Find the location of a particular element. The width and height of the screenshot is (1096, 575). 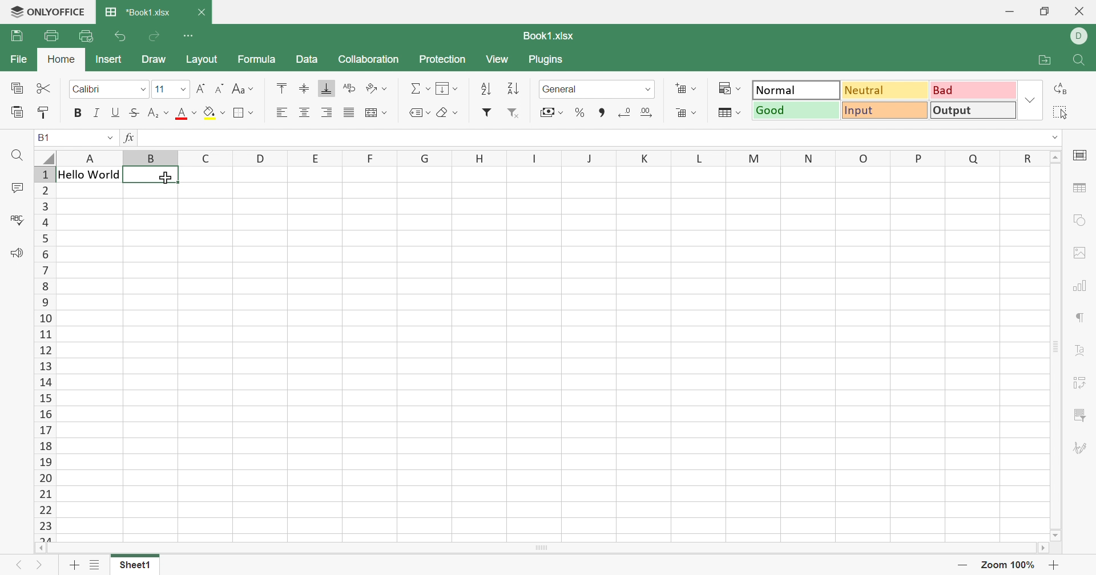

Copy style is located at coordinates (43, 111).